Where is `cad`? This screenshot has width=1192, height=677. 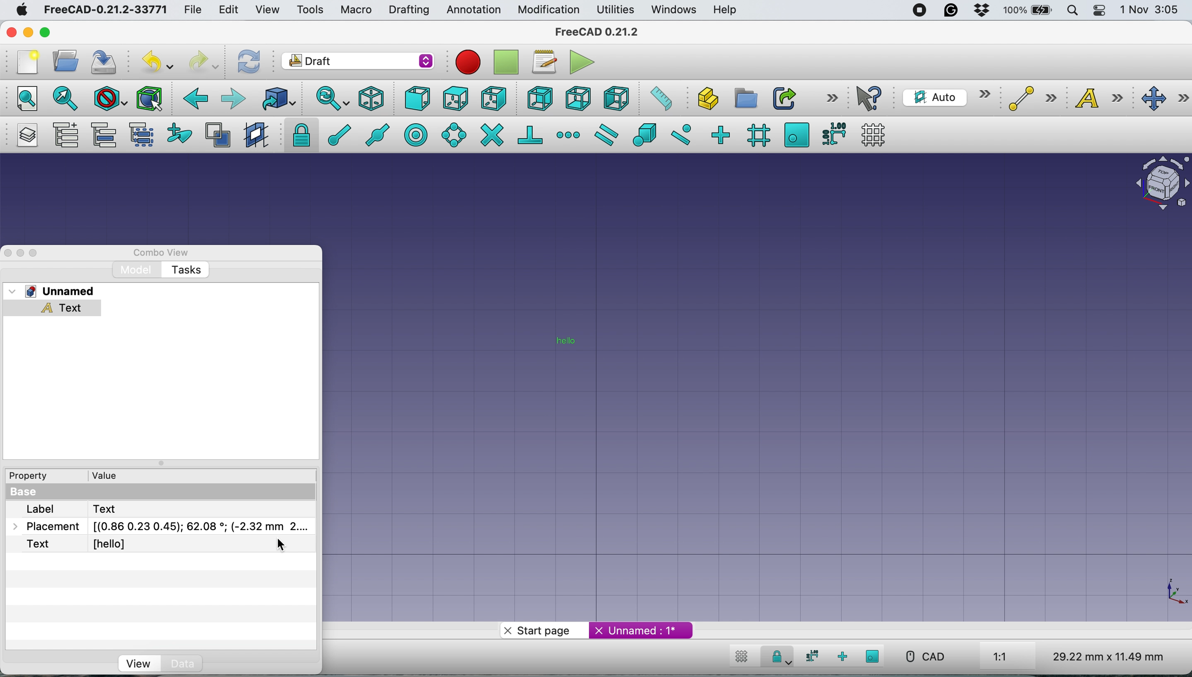
cad is located at coordinates (929, 658).